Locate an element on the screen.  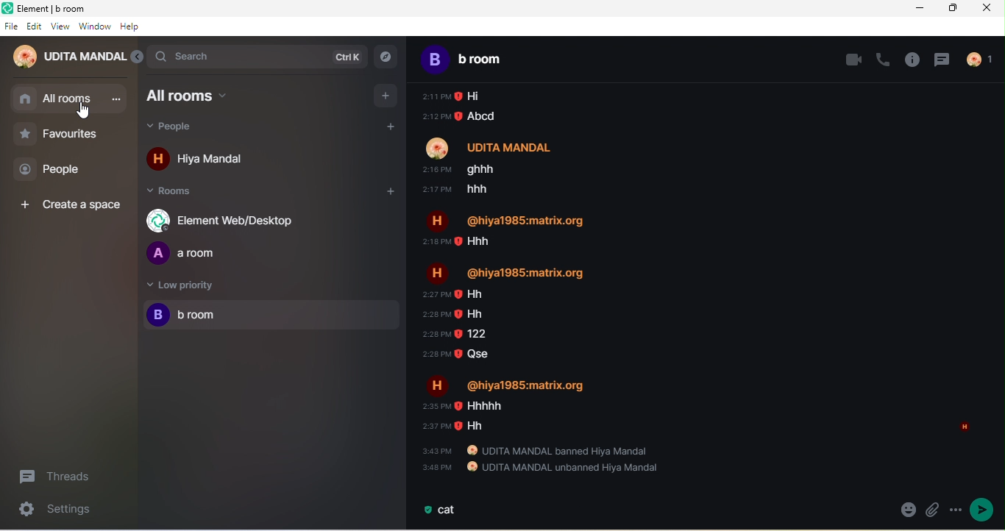
view is located at coordinates (60, 26).